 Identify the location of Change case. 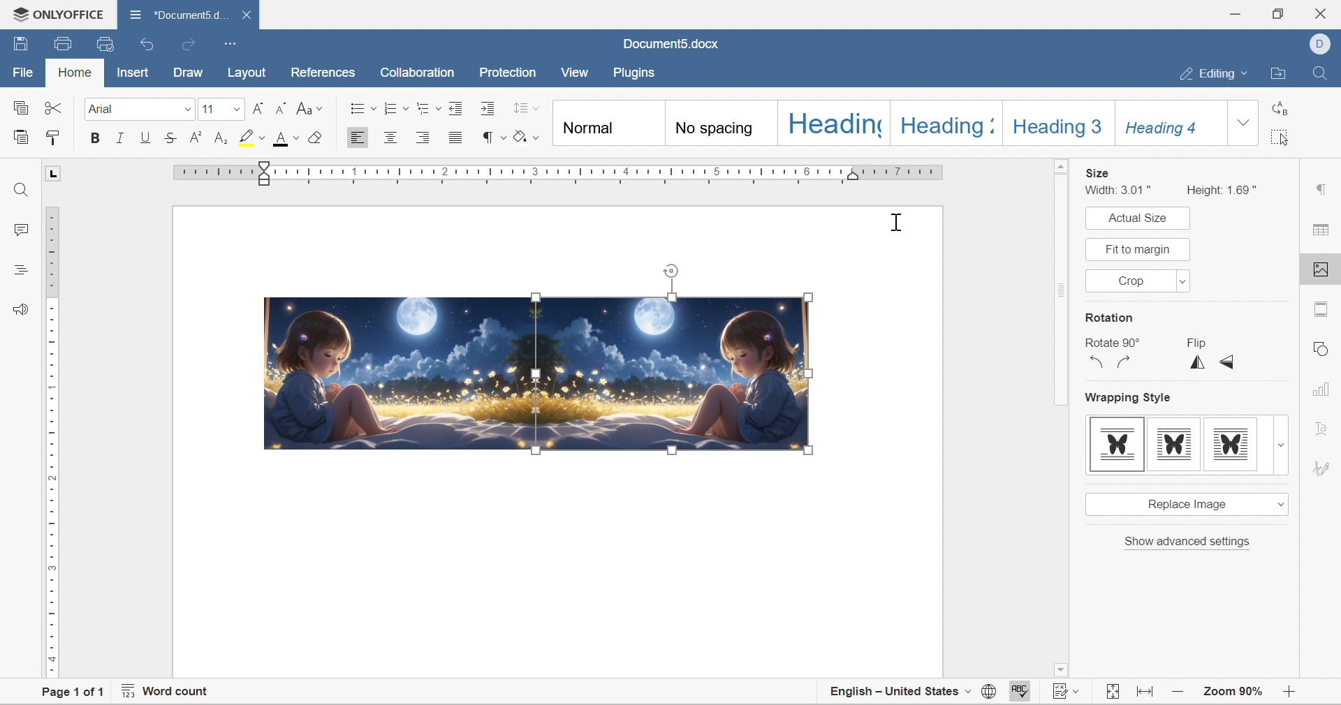
(310, 110).